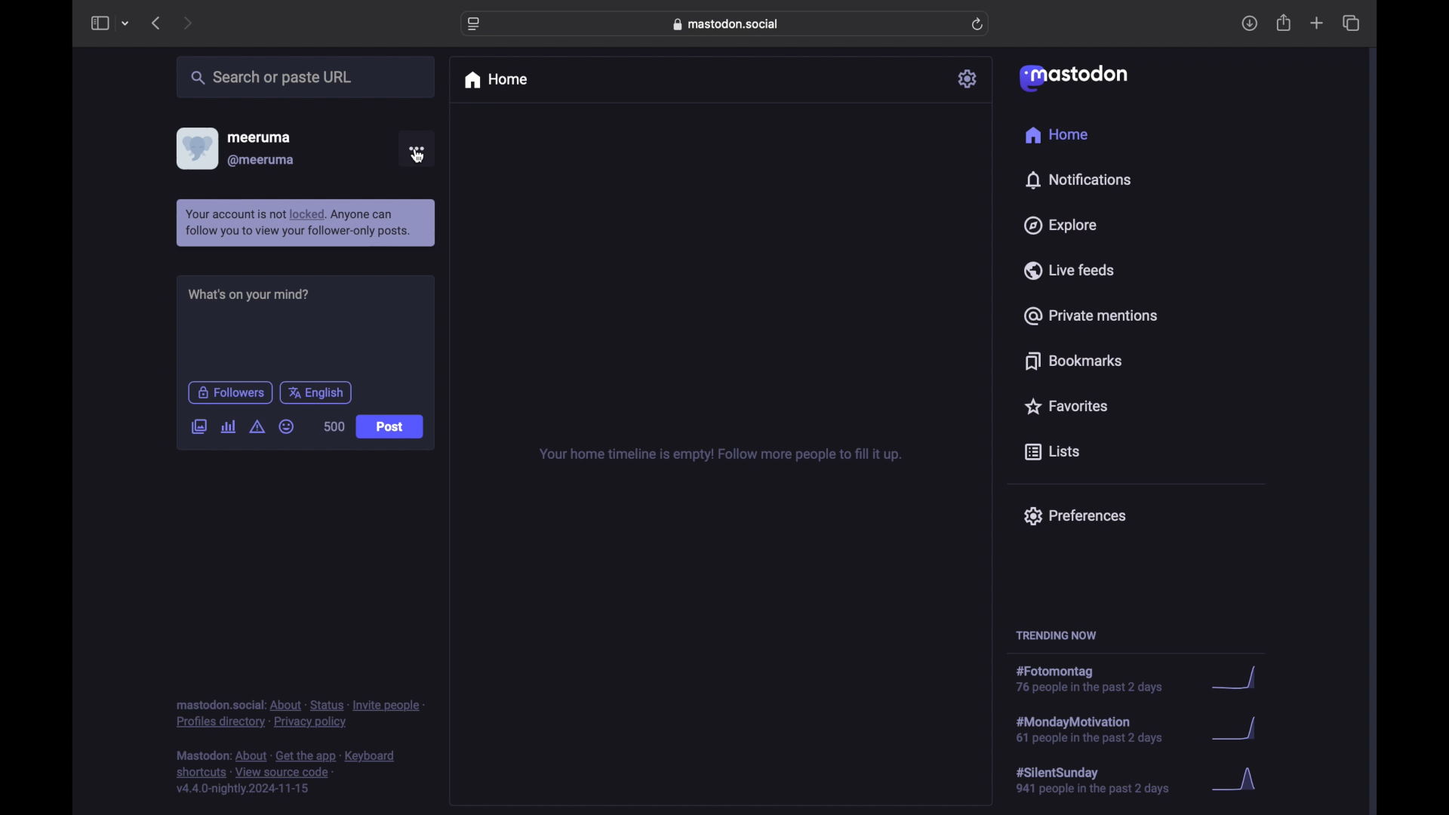  Describe the element at coordinates (307, 223) in the screenshot. I see `notification` at that location.